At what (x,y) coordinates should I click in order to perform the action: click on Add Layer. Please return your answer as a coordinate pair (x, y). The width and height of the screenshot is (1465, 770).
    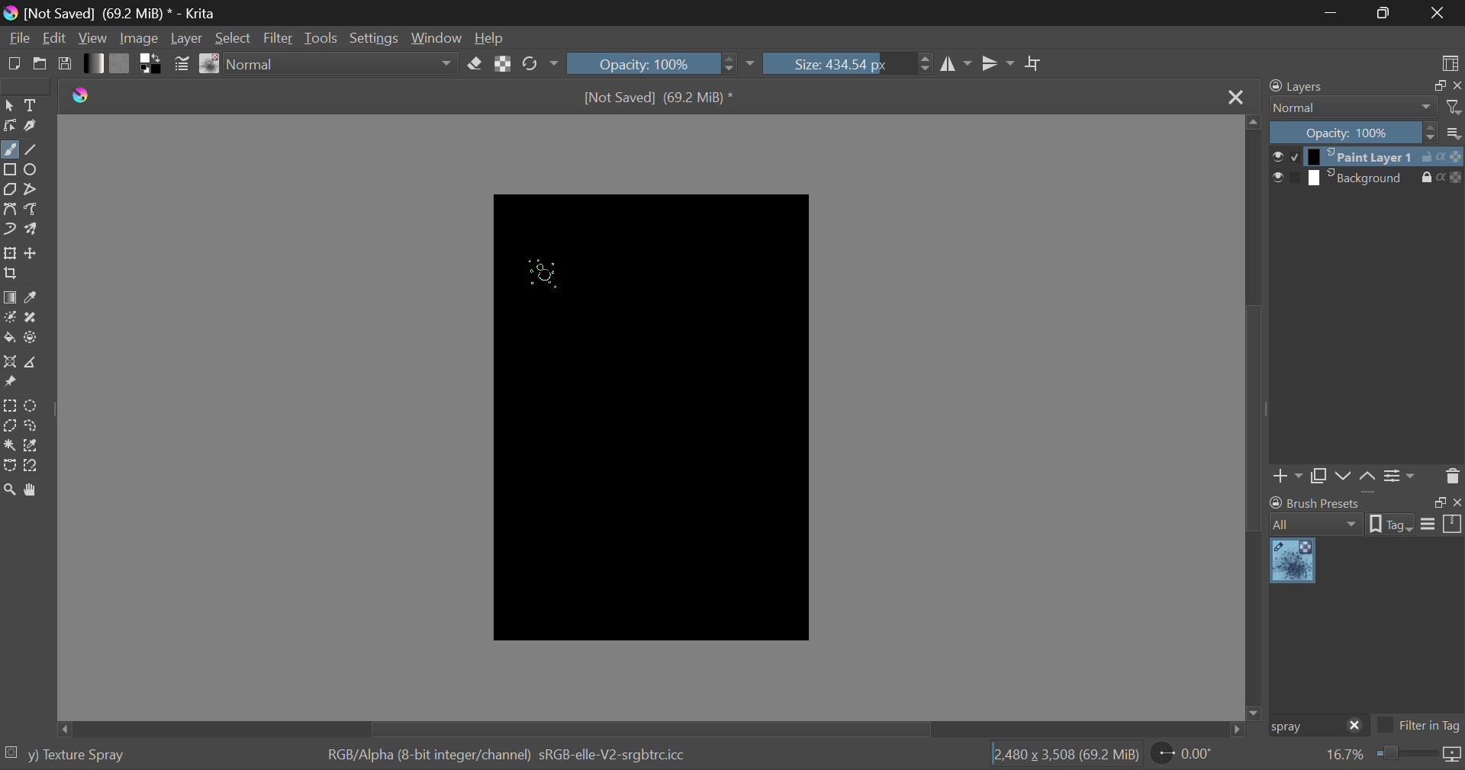
    Looking at the image, I should click on (1287, 478).